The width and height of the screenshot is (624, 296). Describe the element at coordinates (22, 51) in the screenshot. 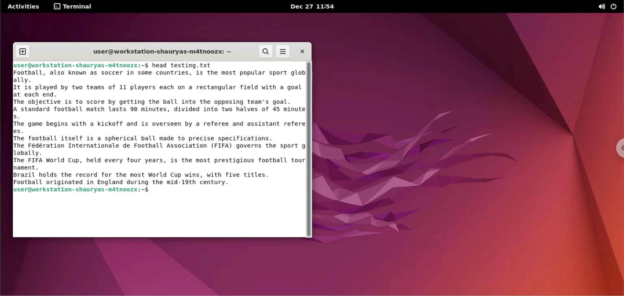

I see `new tab` at that location.